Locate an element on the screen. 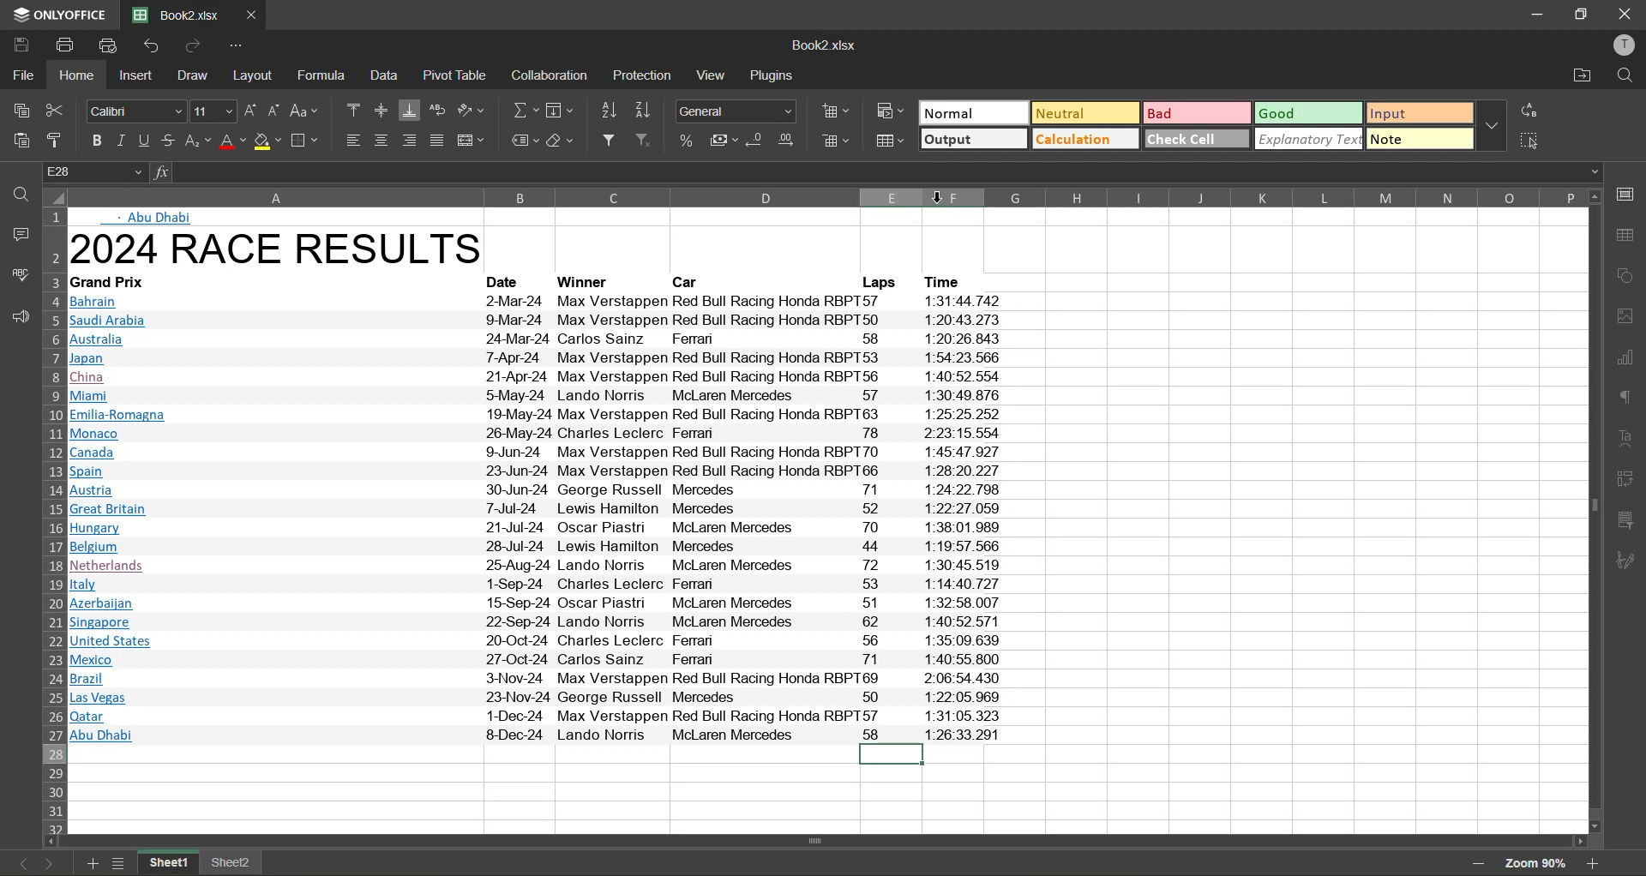  find is located at coordinates (1624, 74).